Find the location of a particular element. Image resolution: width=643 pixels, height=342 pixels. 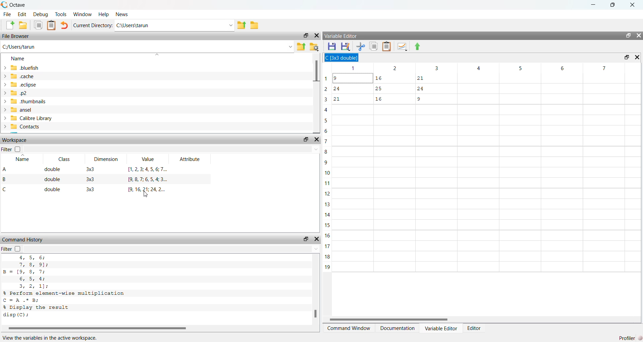

3, 2 ,1); is located at coordinates (35, 286).